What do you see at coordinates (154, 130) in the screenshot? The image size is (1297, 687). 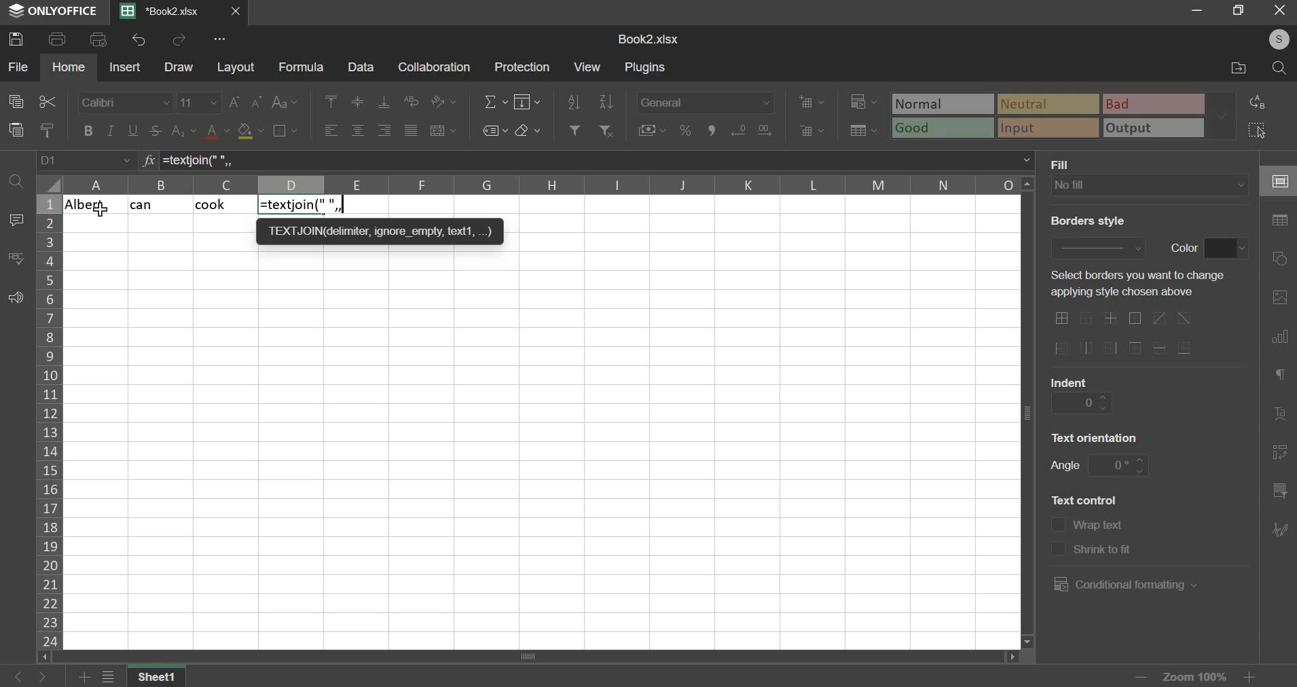 I see `strikethrough` at bounding box center [154, 130].